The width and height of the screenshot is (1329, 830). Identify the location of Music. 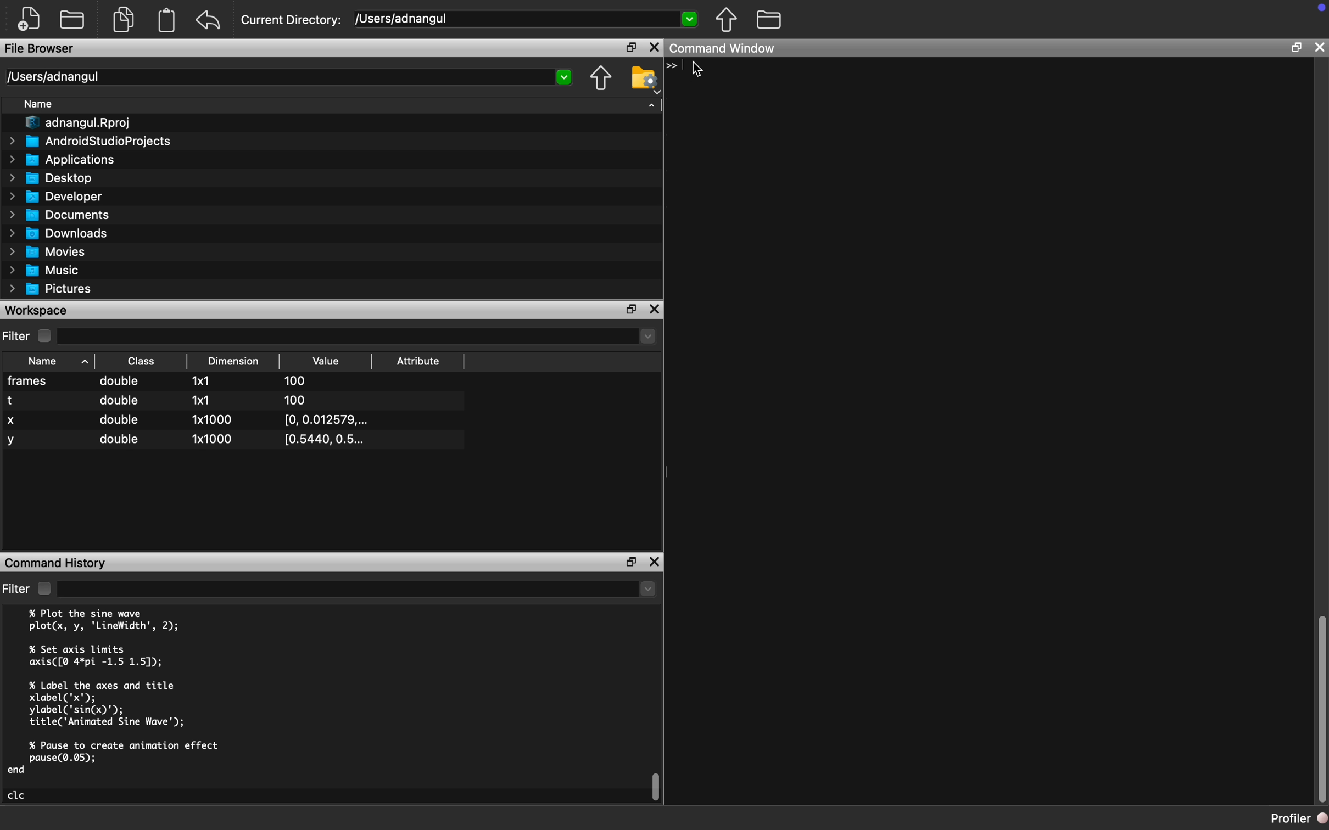
(43, 270).